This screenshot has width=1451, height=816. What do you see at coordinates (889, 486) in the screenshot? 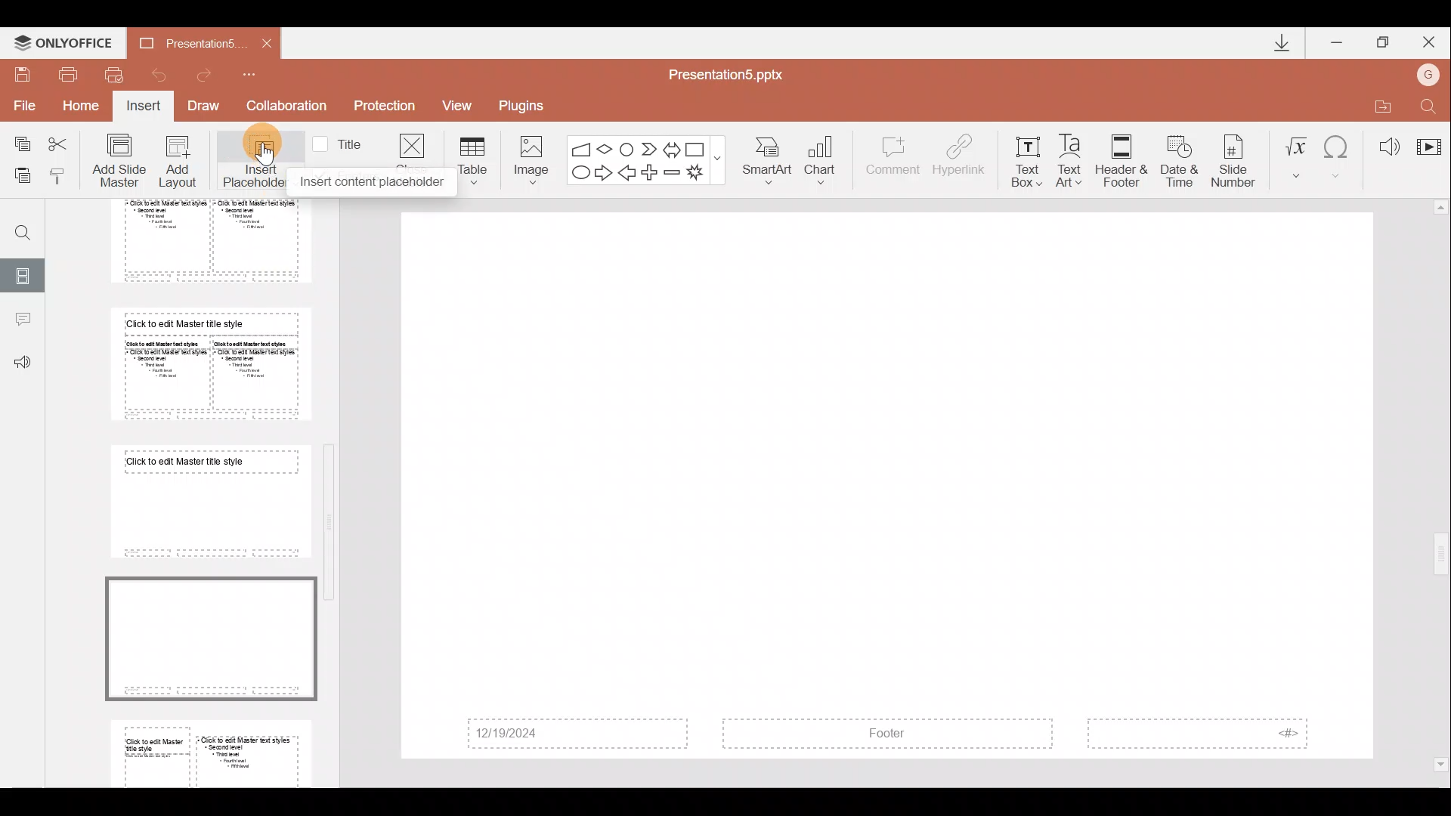
I see `Presentation slide` at bounding box center [889, 486].